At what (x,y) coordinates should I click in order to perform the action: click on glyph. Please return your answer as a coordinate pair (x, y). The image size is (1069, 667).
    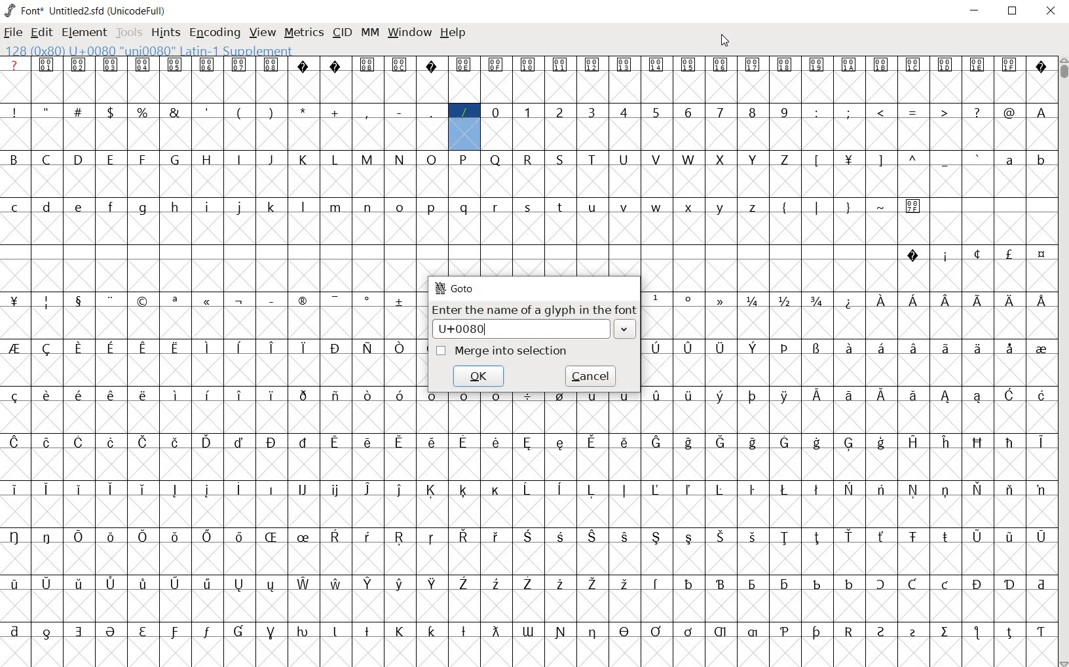
    Looking at the image, I should click on (207, 442).